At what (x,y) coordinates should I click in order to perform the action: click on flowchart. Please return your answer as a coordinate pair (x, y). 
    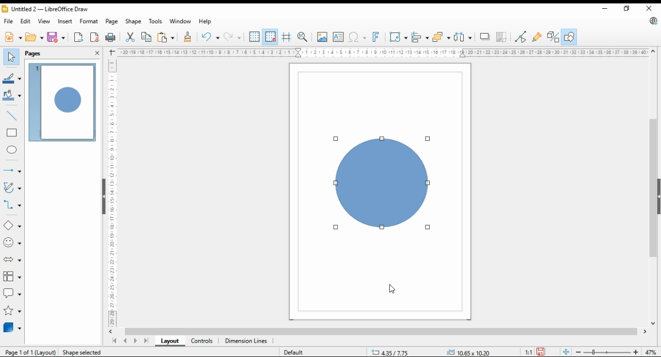
    Looking at the image, I should click on (12, 277).